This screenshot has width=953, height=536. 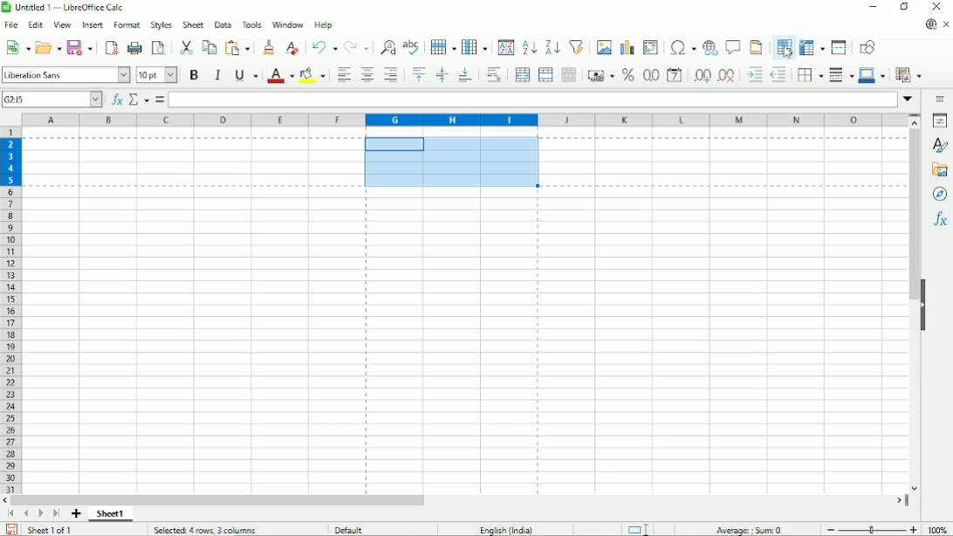 What do you see at coordinates (442, 75) in the screenshot?
I see `Center vertically` at bounding box center [442, 75].